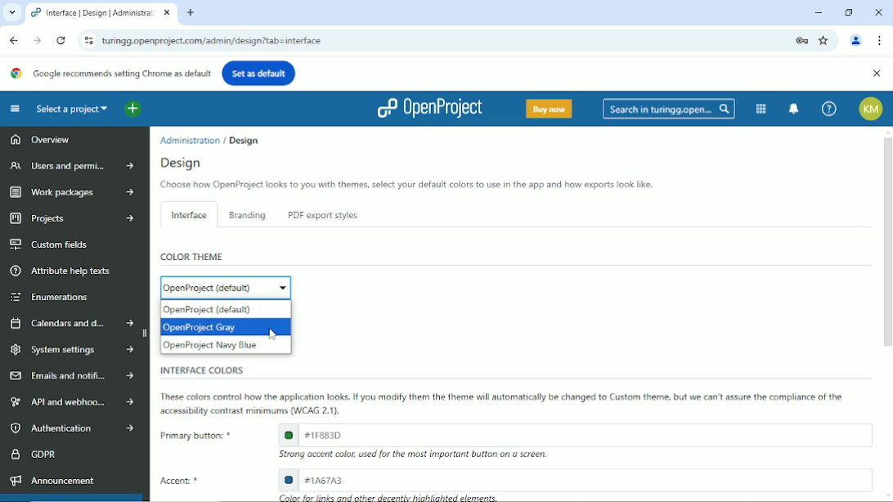 This screenshot has width=893, height=502. I want to click on close current window, so click(167, 13).